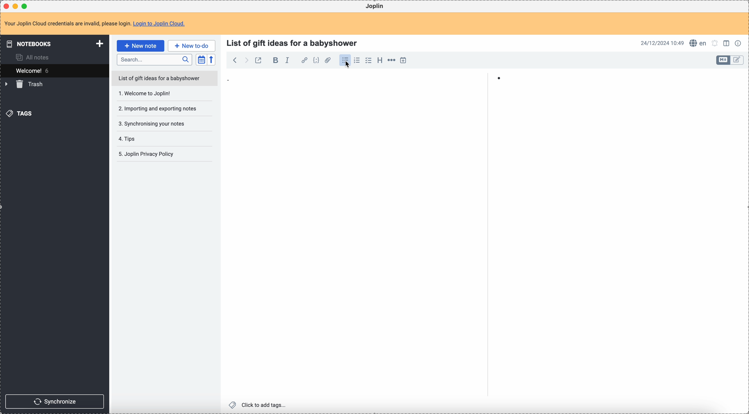 This screenshot has width=749, height=414. What do you see at coordinates (329, 61) in the screenshot?
I see `attach file` at bounding box center [329, 61].